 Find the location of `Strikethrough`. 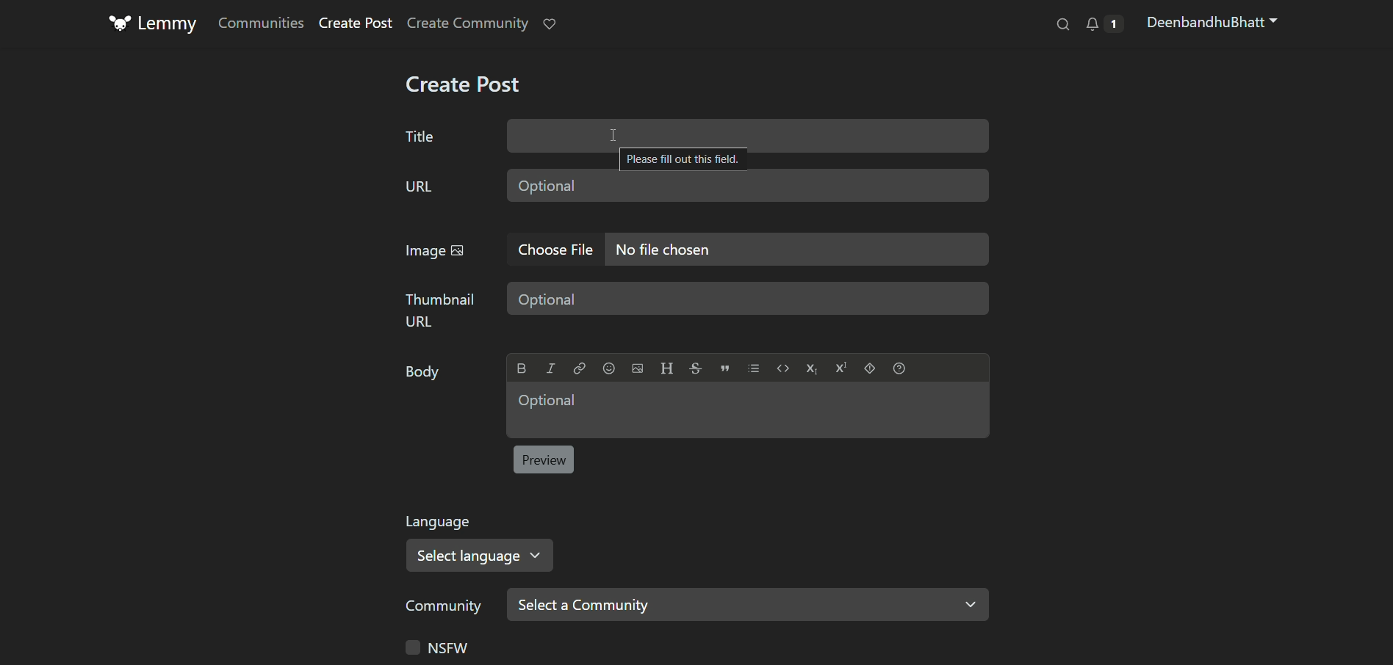

Strikethrough is located at coordinates (696, 368).